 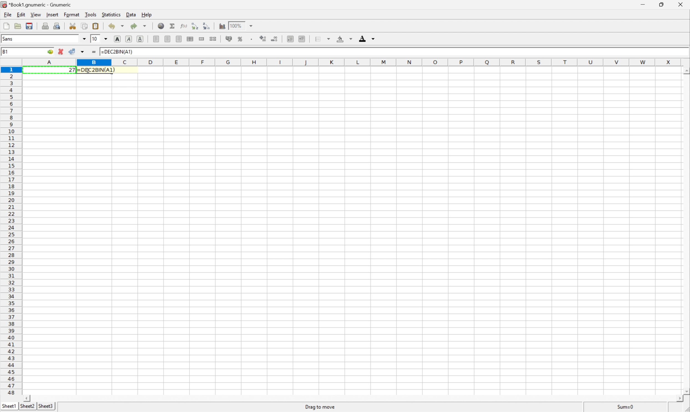 What do you see at coordinates (46, 25) in the screenshot?
I see `Print current file` at bounding box center [46, 25].